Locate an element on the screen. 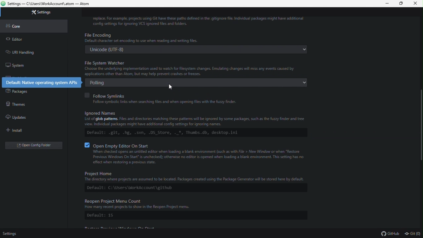 The width and height of the screenshot is (423, 238). Updates is located at coordinates (30, 117).